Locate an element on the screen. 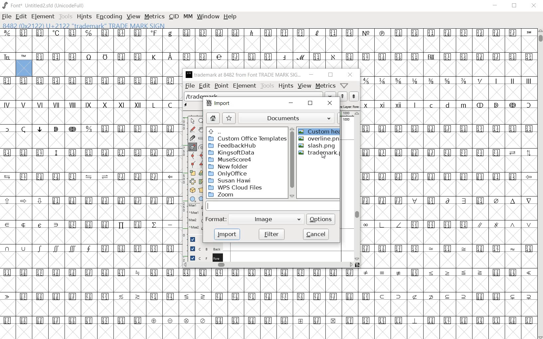  skew the selection is located at coordinates (202, 181).